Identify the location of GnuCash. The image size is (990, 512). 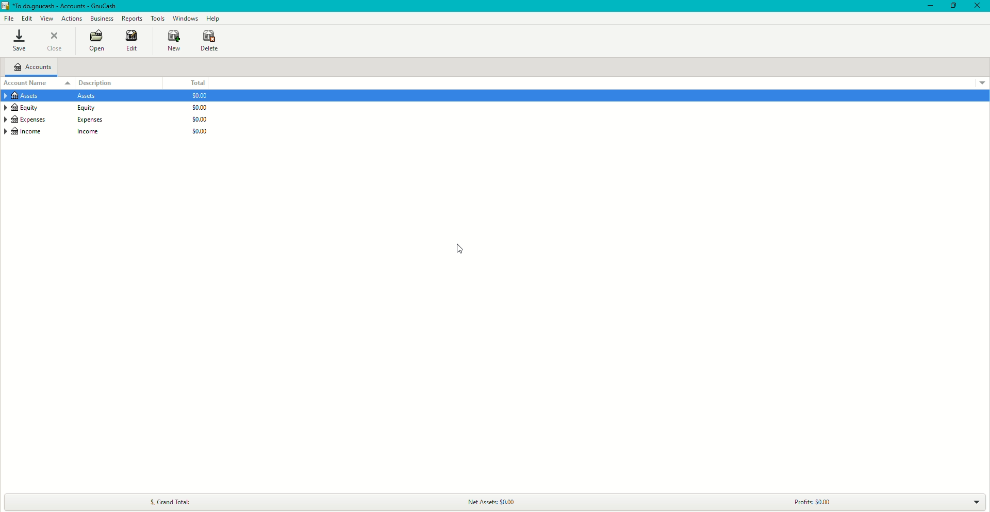
(61, 7).